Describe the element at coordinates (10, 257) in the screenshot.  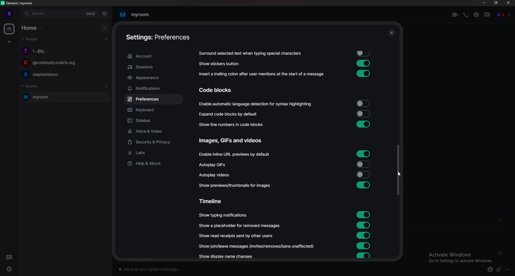
I see `dark` at that location.